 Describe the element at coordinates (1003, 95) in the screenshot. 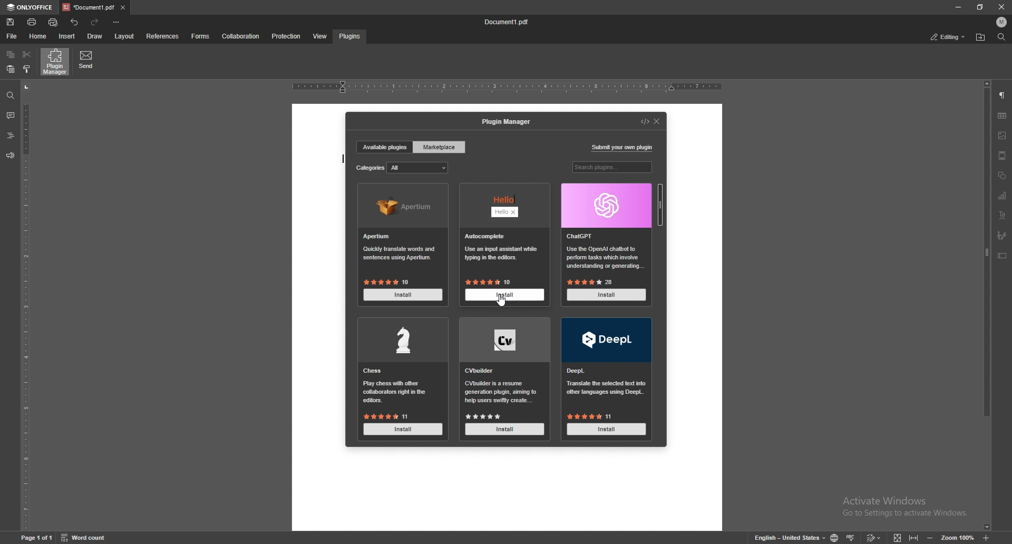

I see `paragraph` at that location.